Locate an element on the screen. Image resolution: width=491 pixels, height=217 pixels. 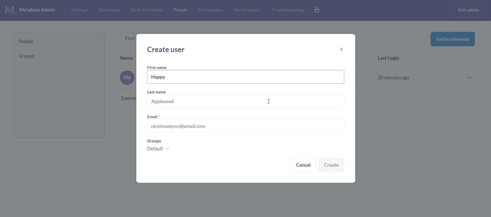
logo is located at coordinates (11, 10).